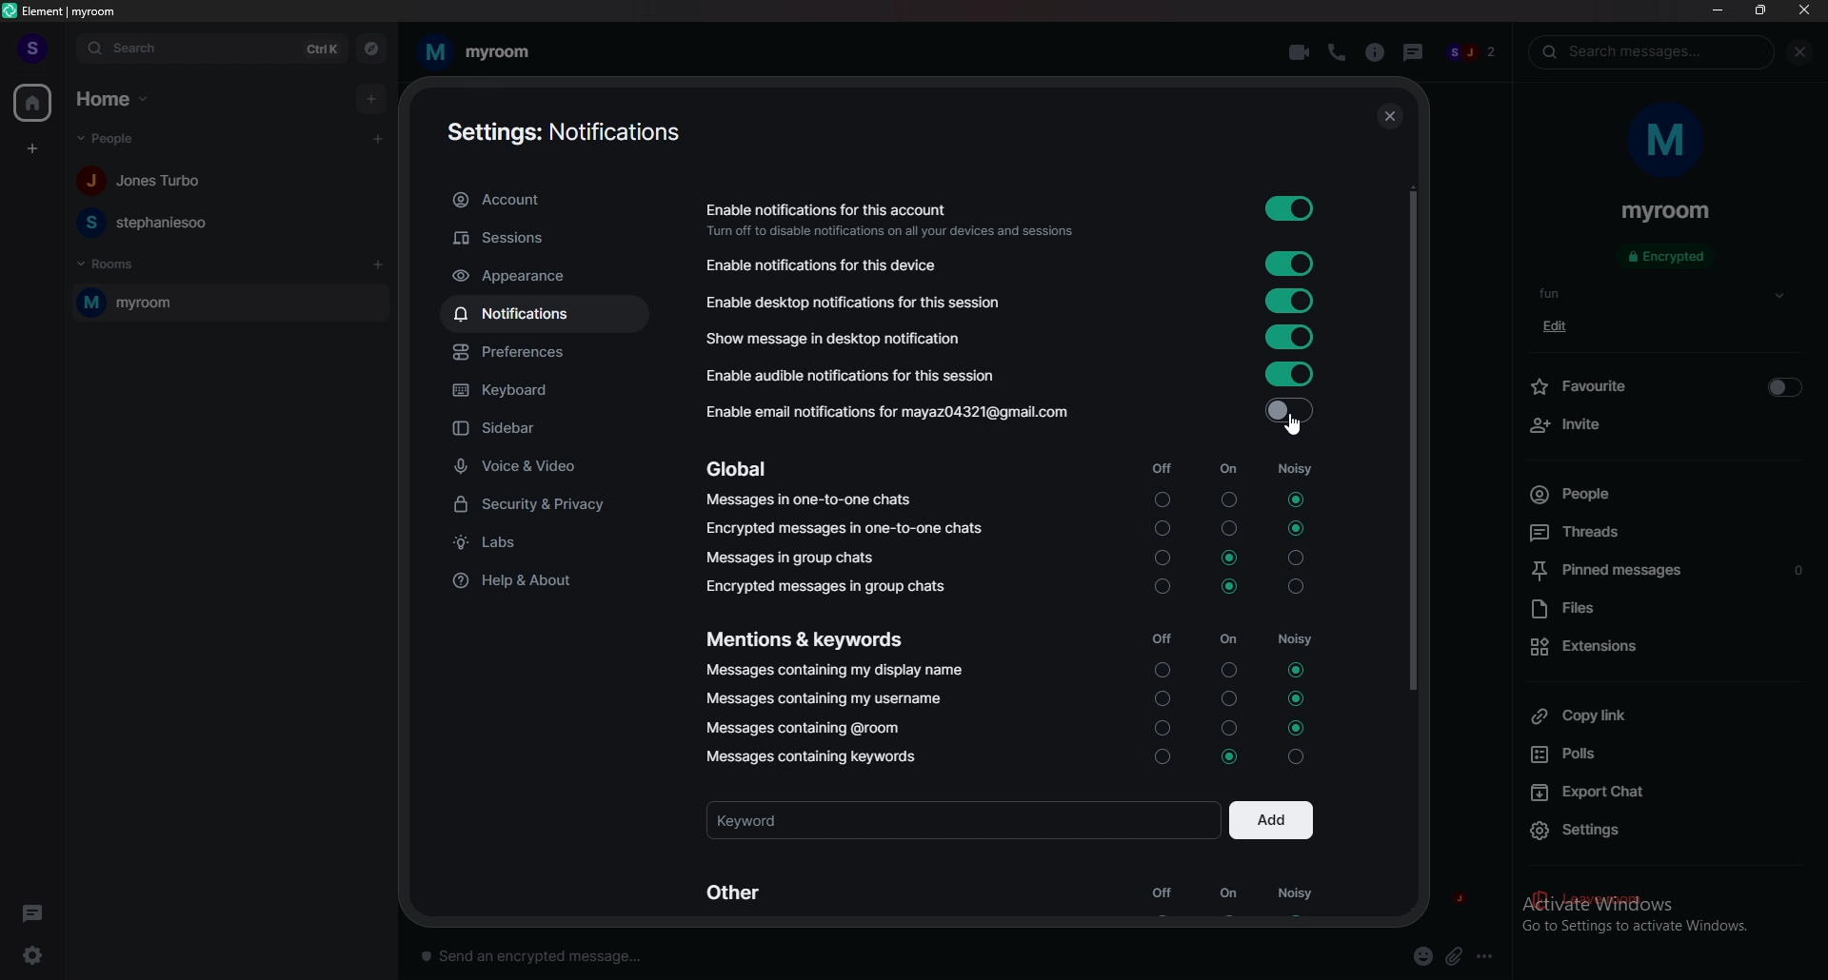 The image size is (1828, 980). Describe the element at coordinates (810, 500) in the screenshot. I see `messages in one to one chats` at that location.